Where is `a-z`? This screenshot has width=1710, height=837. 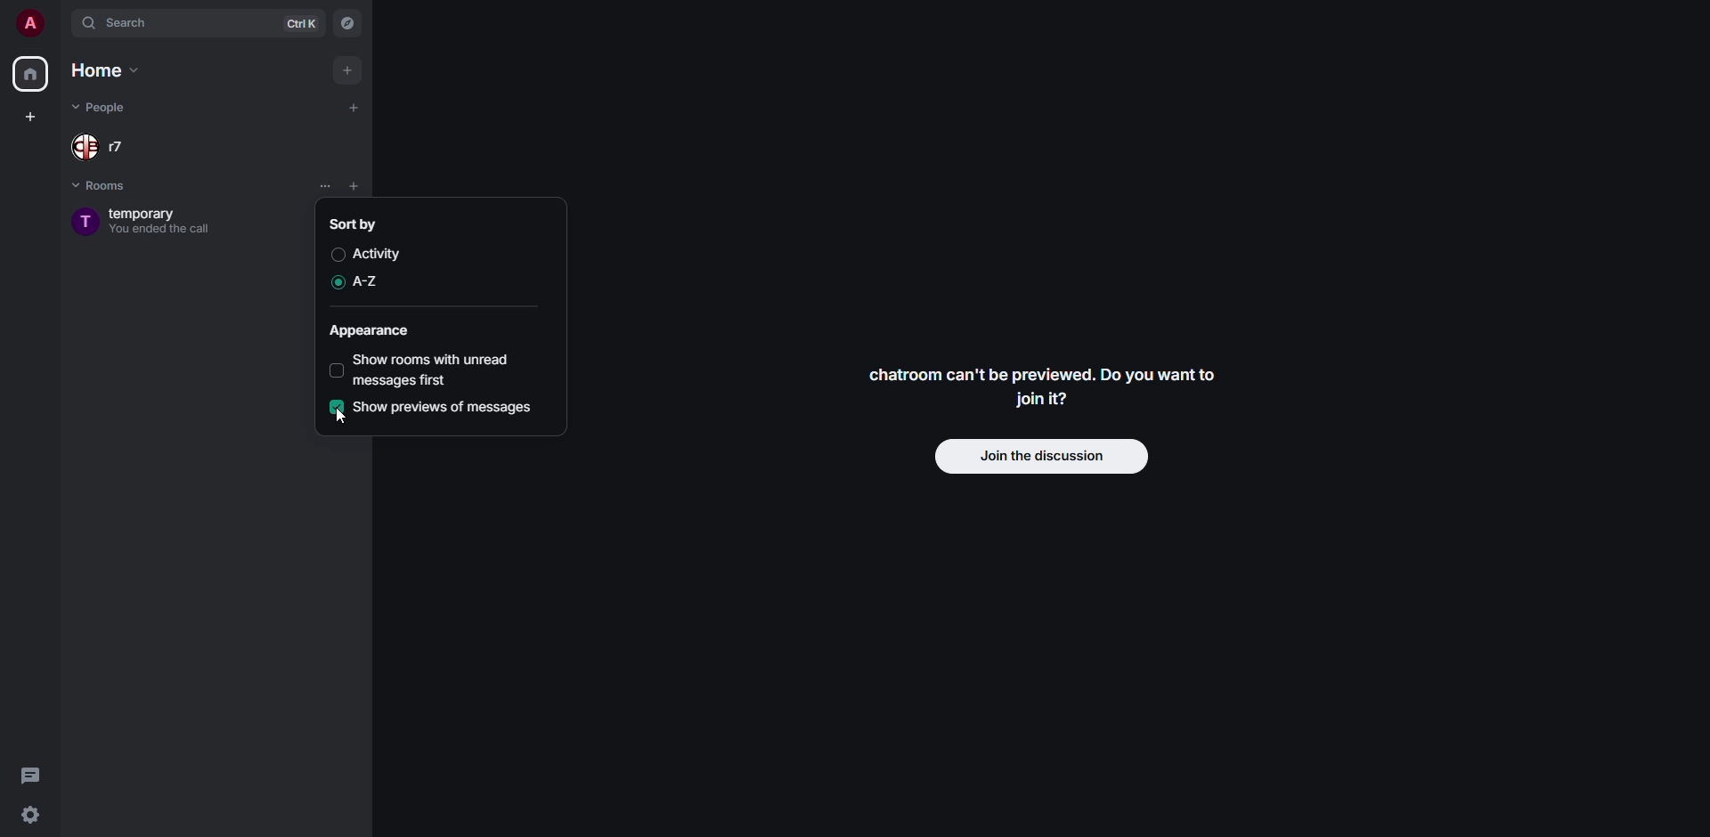
a-z is located at coordinates (369, 280).